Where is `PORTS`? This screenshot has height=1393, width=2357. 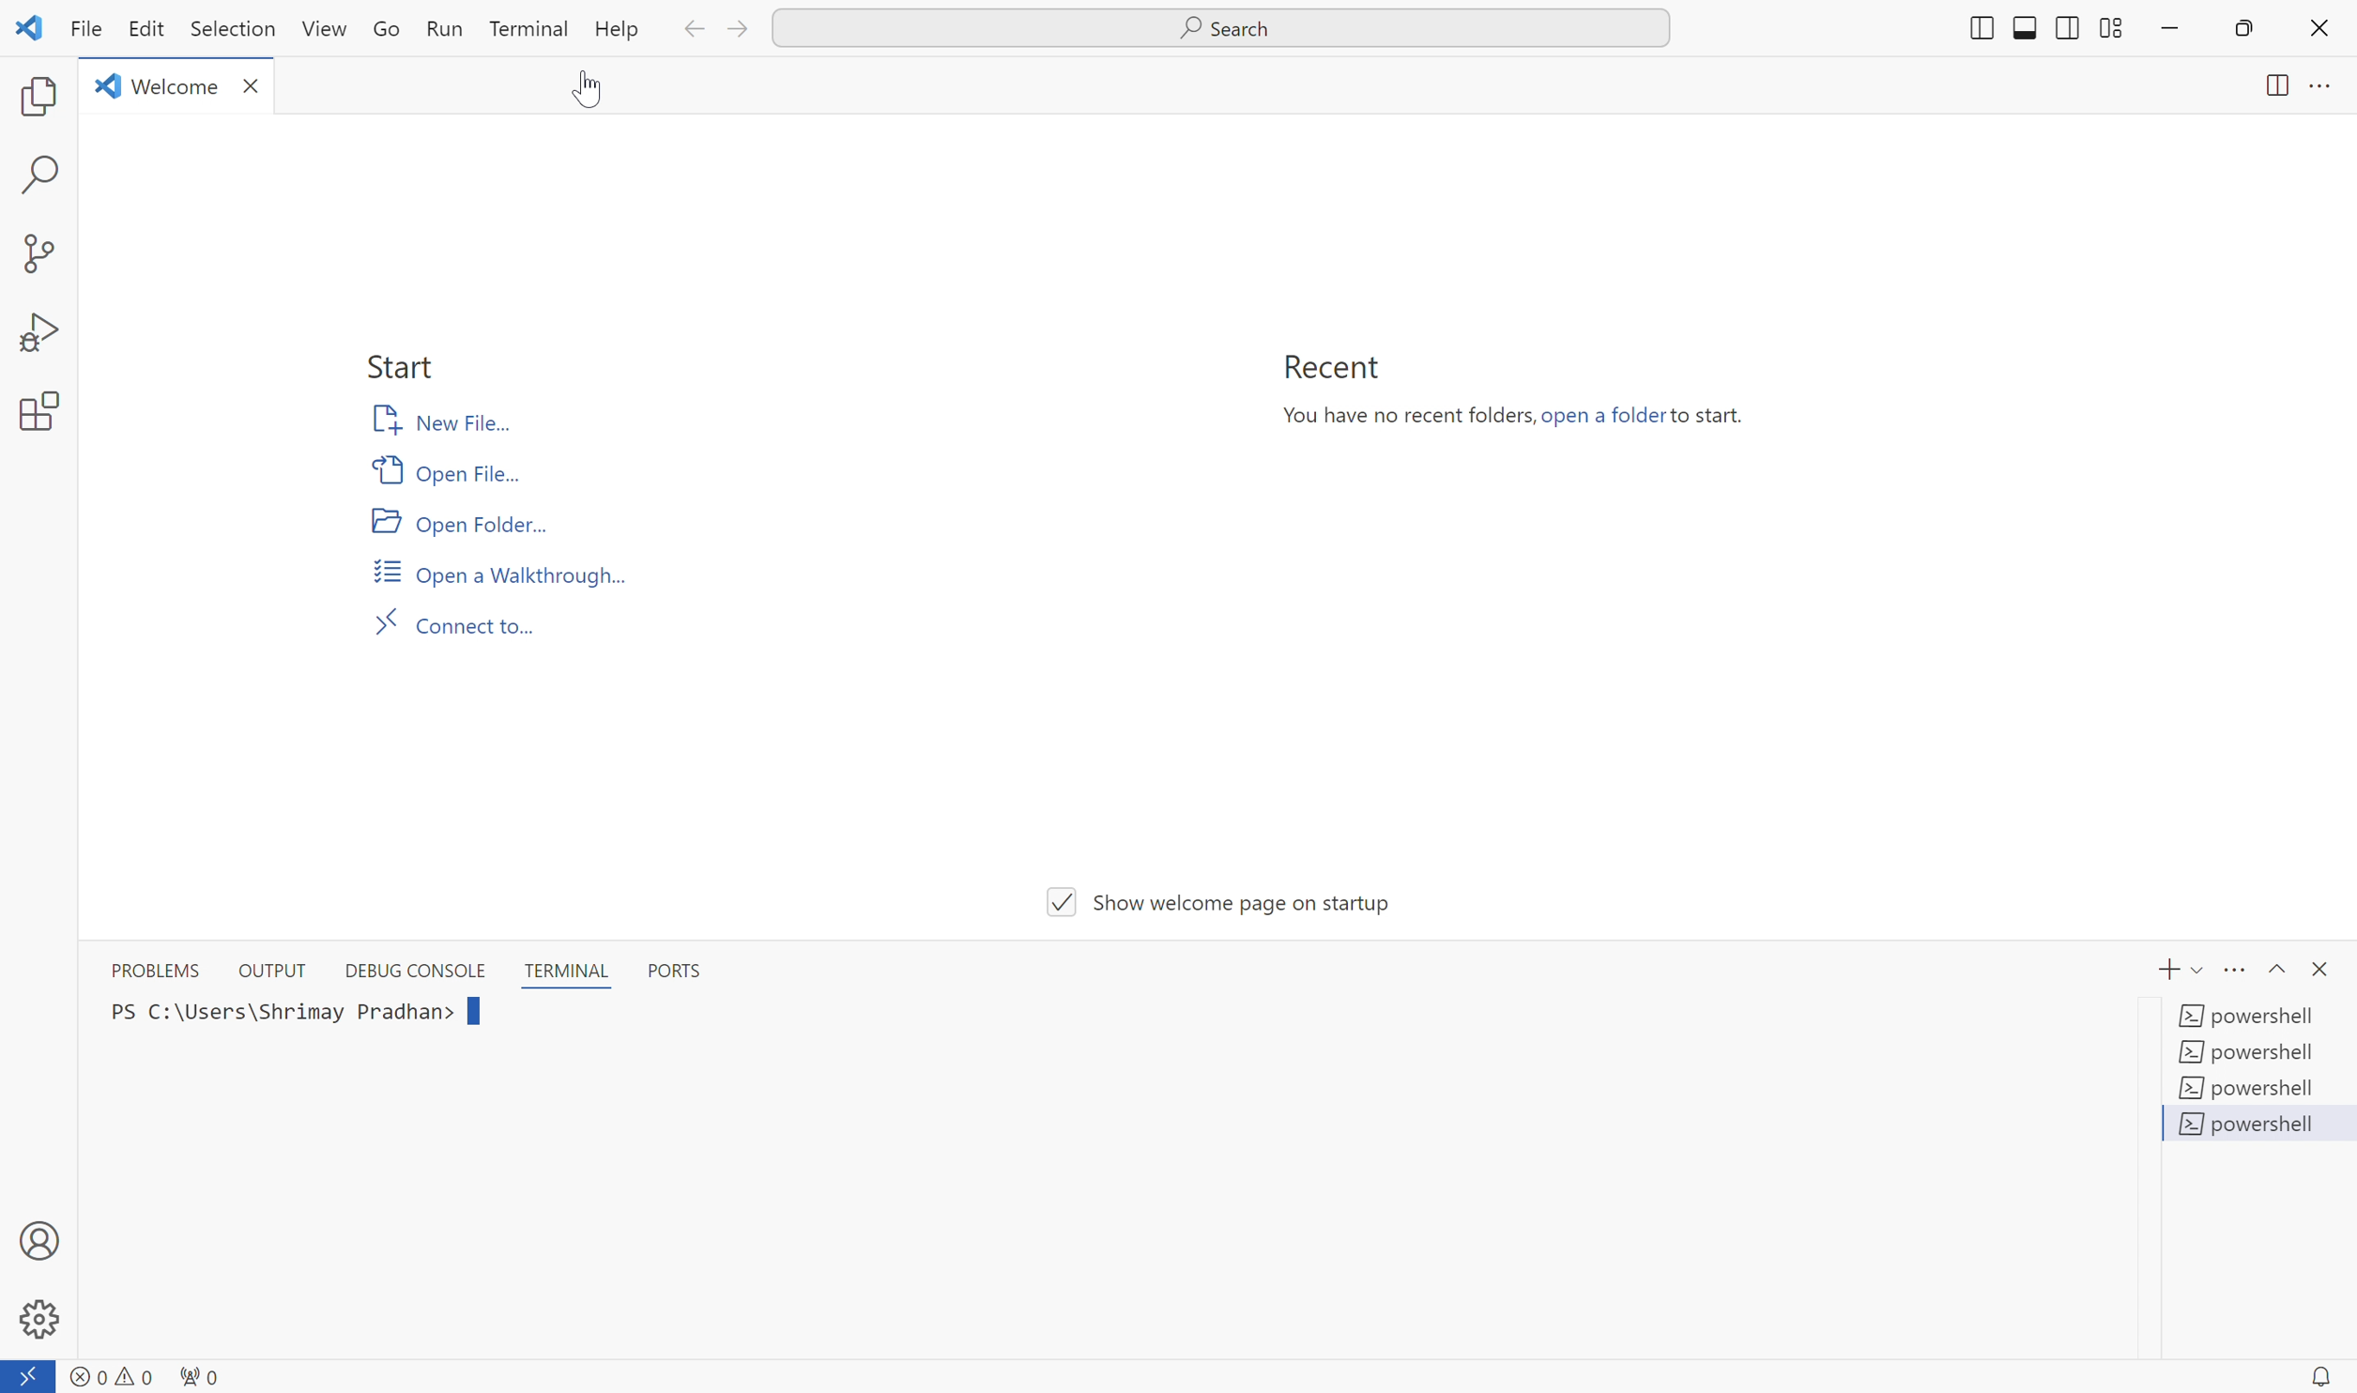 PORTS is located at coordinates (677, 967).